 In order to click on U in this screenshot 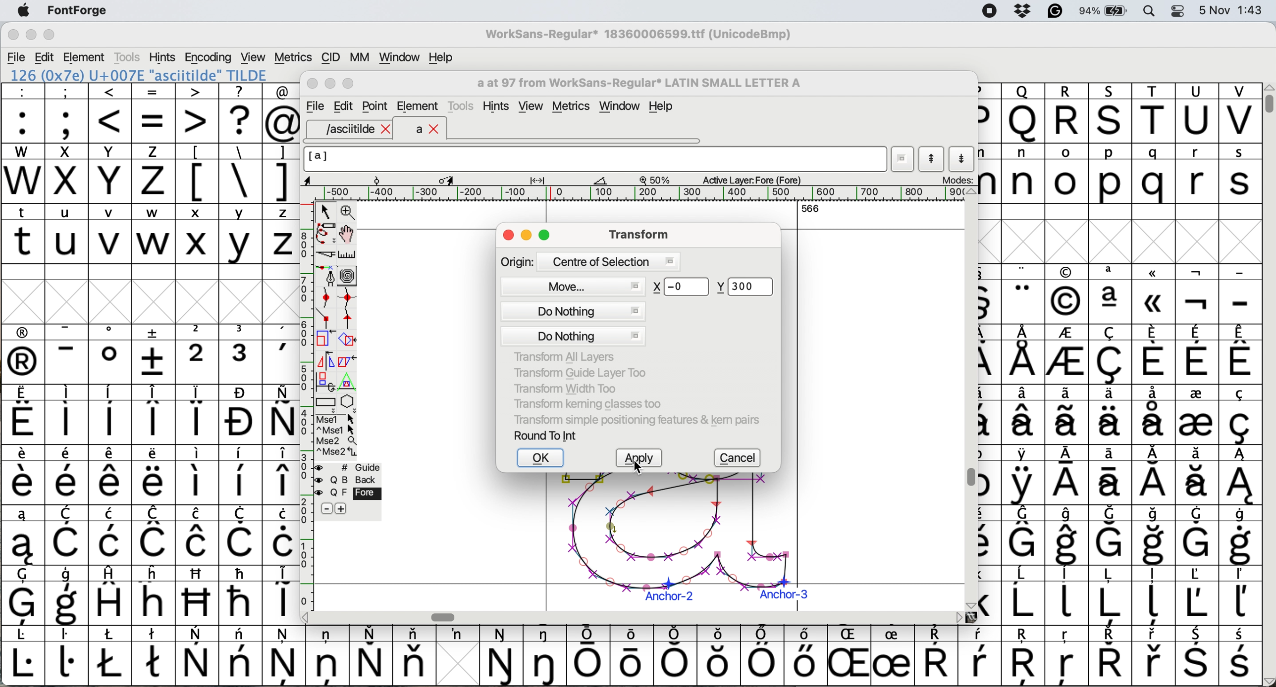, I will do `click(1197, 113)`.